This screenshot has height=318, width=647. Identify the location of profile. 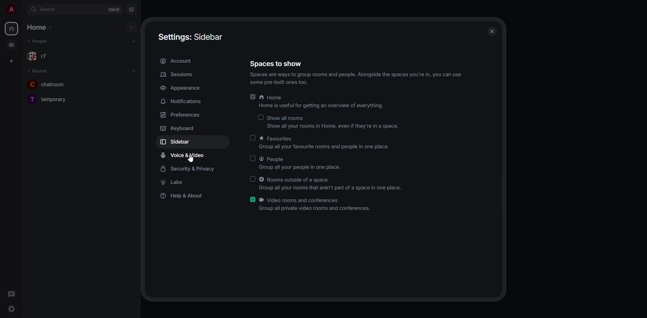
(11, 9).